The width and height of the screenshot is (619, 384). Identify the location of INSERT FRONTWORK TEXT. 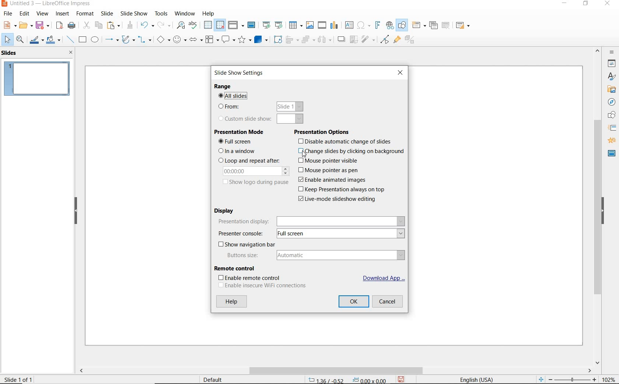
(377, 24).